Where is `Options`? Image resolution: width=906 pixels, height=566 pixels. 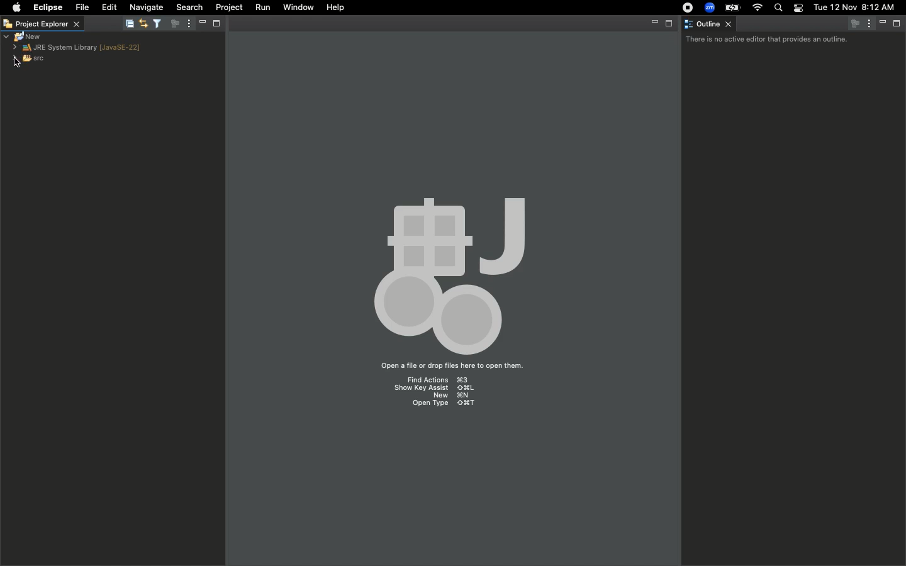 Options is located at coordinates (186, 25).